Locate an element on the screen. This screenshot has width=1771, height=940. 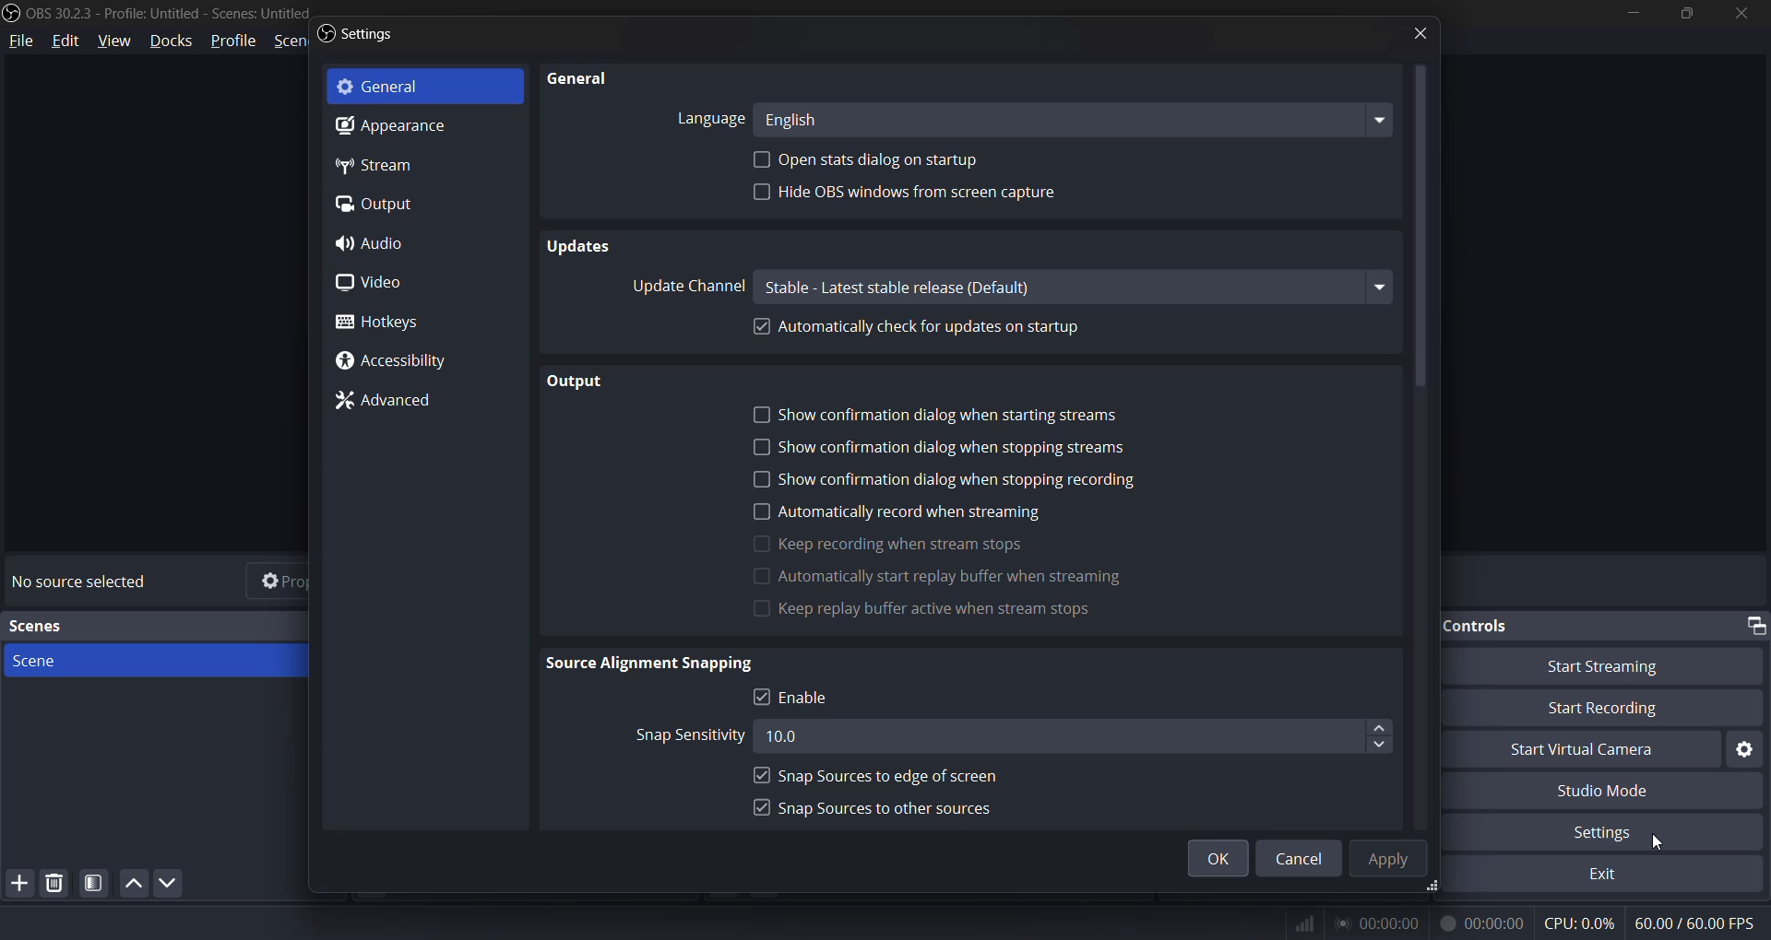
keep replay buffer active when stream stops is located at coordinates (956, 612).